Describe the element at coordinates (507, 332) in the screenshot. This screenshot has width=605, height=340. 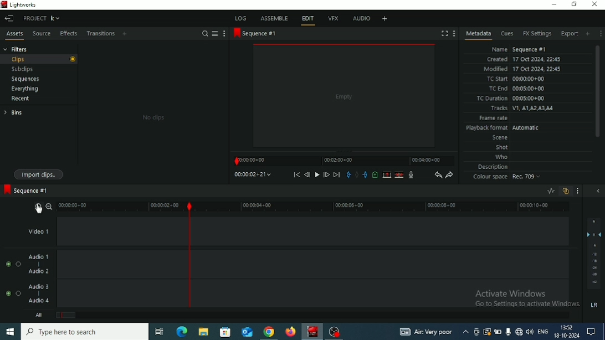
I see `Mic` at that location.